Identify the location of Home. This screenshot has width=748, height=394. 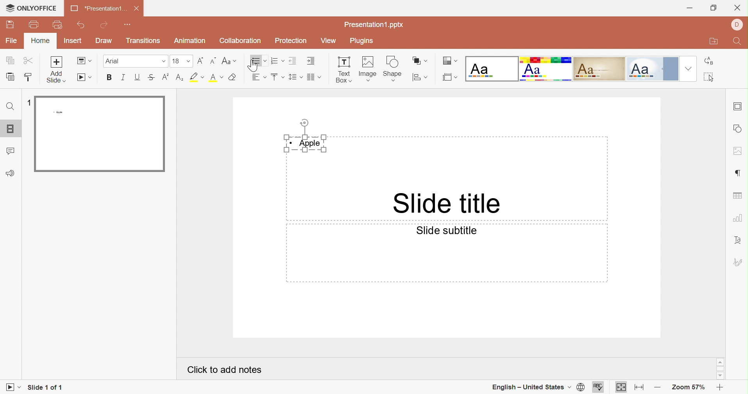
(40, 42).